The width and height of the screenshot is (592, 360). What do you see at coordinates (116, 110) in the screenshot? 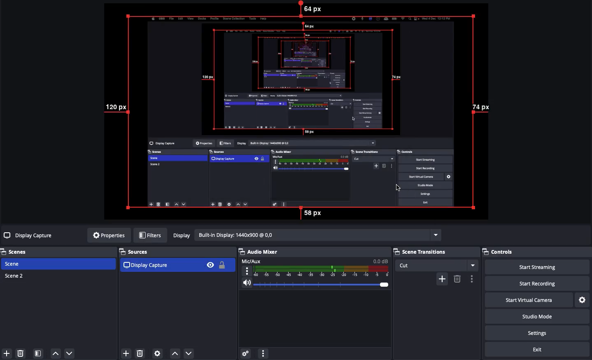
I see `120 px` at bounding box center [116, 110].